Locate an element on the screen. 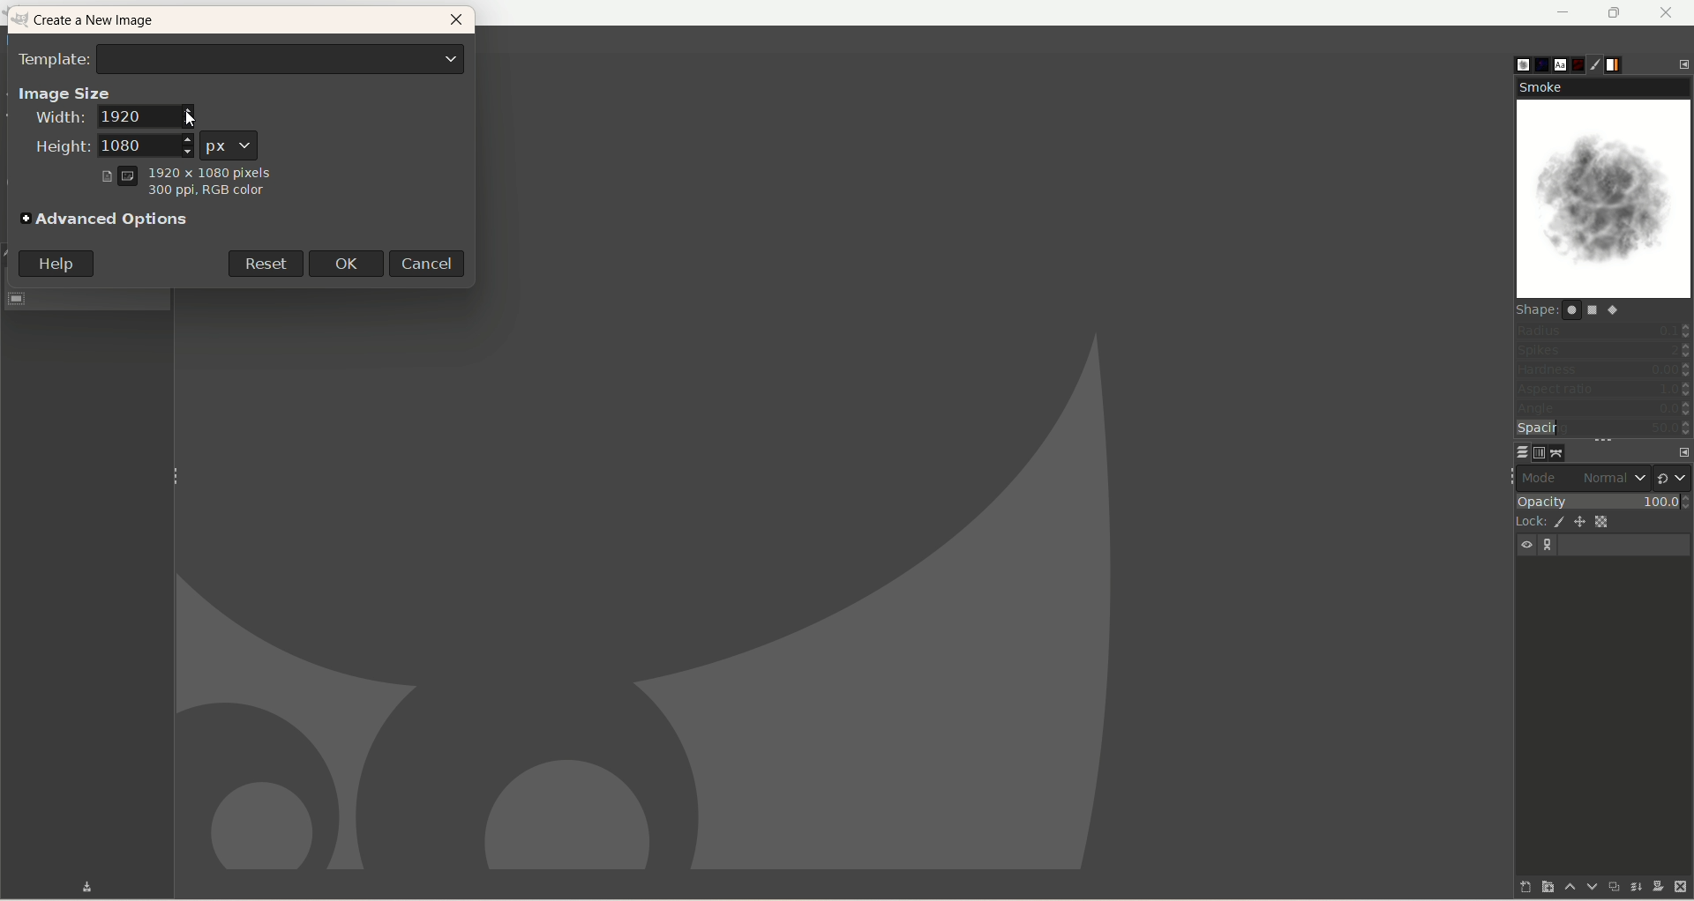  add a mask is located at coordinates (1656, 887).